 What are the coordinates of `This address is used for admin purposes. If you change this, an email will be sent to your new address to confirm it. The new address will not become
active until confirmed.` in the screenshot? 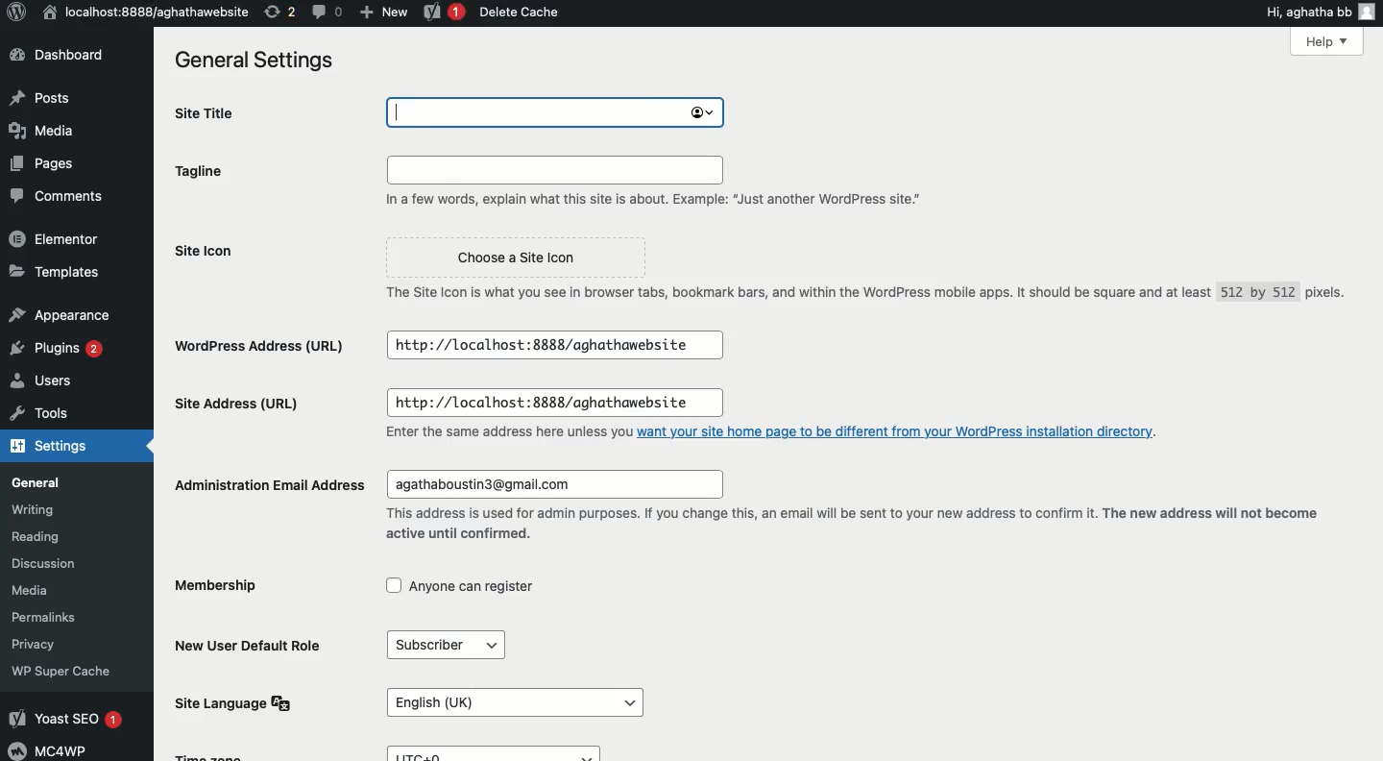 It's located at (849, 527).